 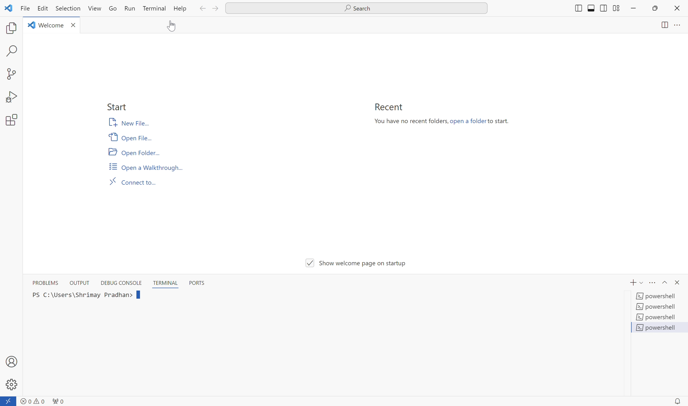 What do you see at coordinates (202, 9) in the screenshot?
I see `back` at bounding box center [202, 9].